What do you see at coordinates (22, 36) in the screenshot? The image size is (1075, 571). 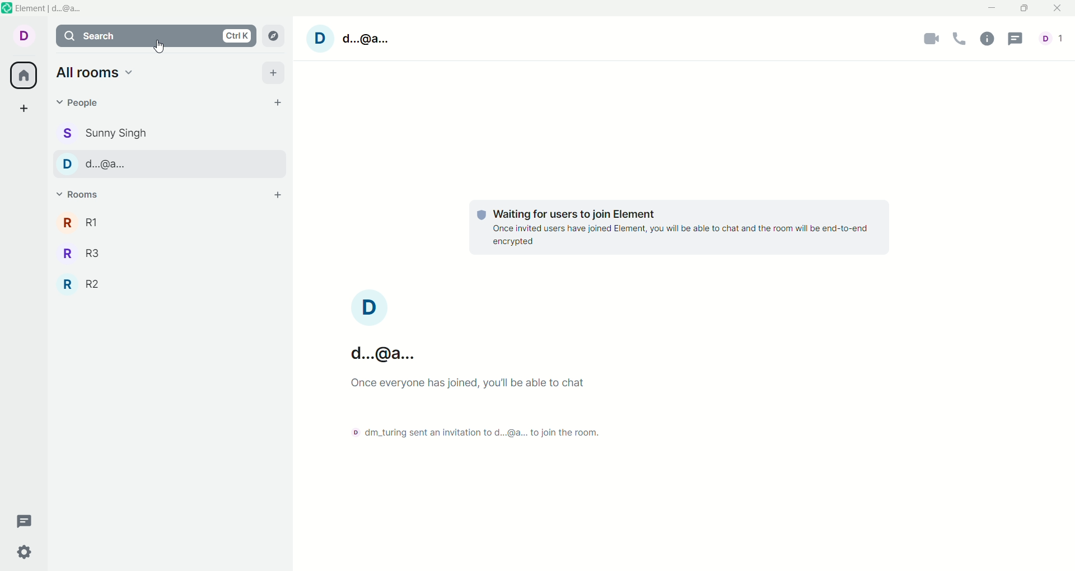 I see `account` at bounding box center [22, 36].